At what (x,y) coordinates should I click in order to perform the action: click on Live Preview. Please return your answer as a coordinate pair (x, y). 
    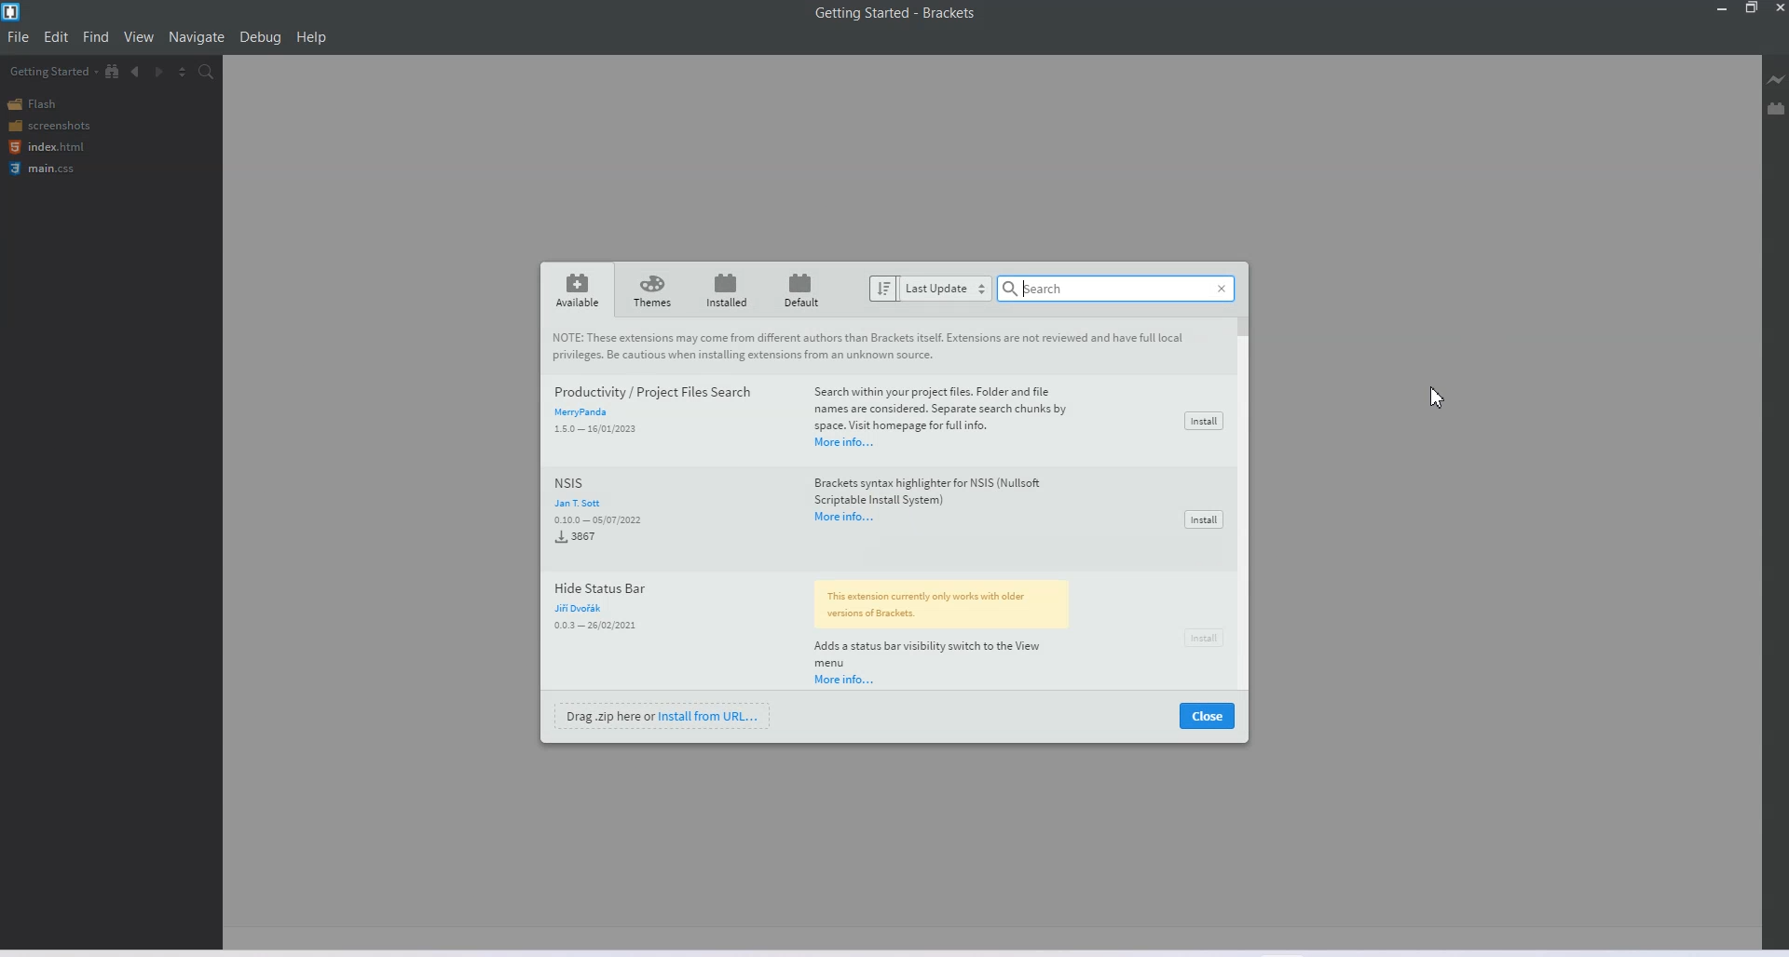
    Looking at the image, I should click on (1776, 79).